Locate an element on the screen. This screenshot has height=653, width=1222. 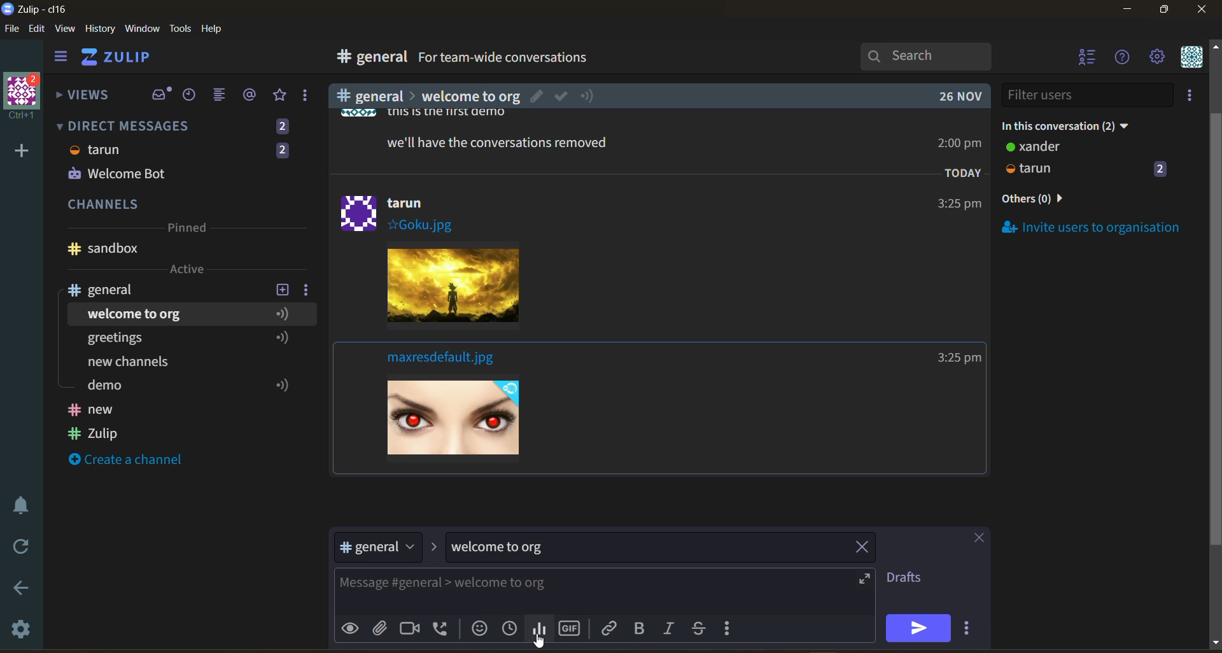
history is located at coordinates (100, 31).